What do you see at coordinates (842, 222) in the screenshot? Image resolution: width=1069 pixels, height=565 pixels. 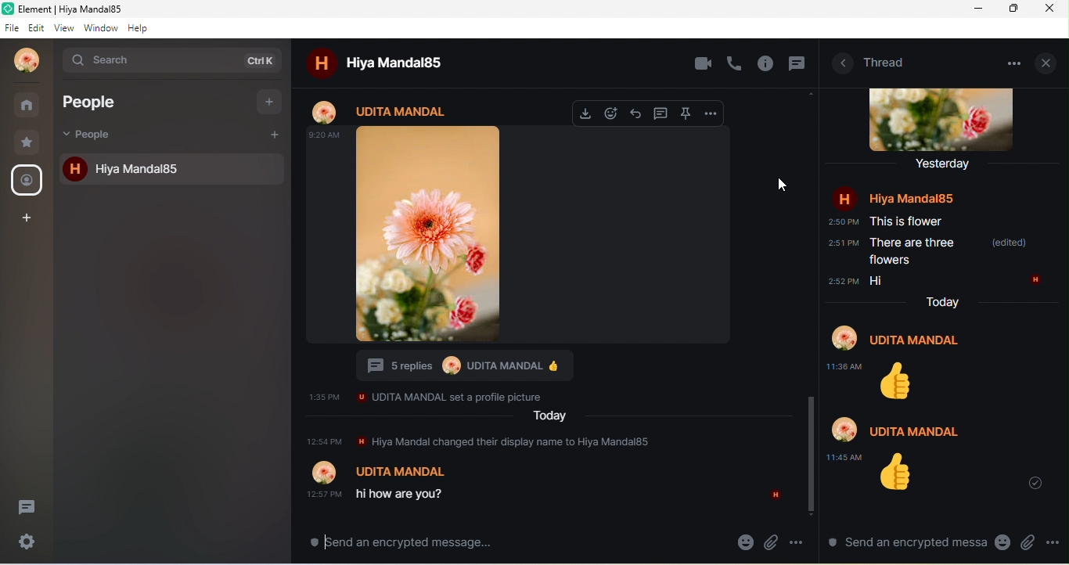 I see `2:50 PM` at bounding box center [842, 222].